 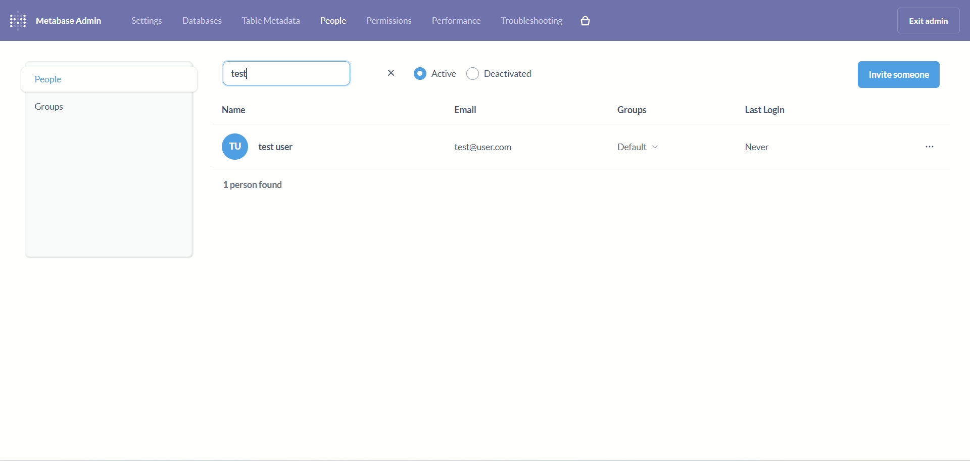 I want to click on deactivated, so click(x=504, y=76).